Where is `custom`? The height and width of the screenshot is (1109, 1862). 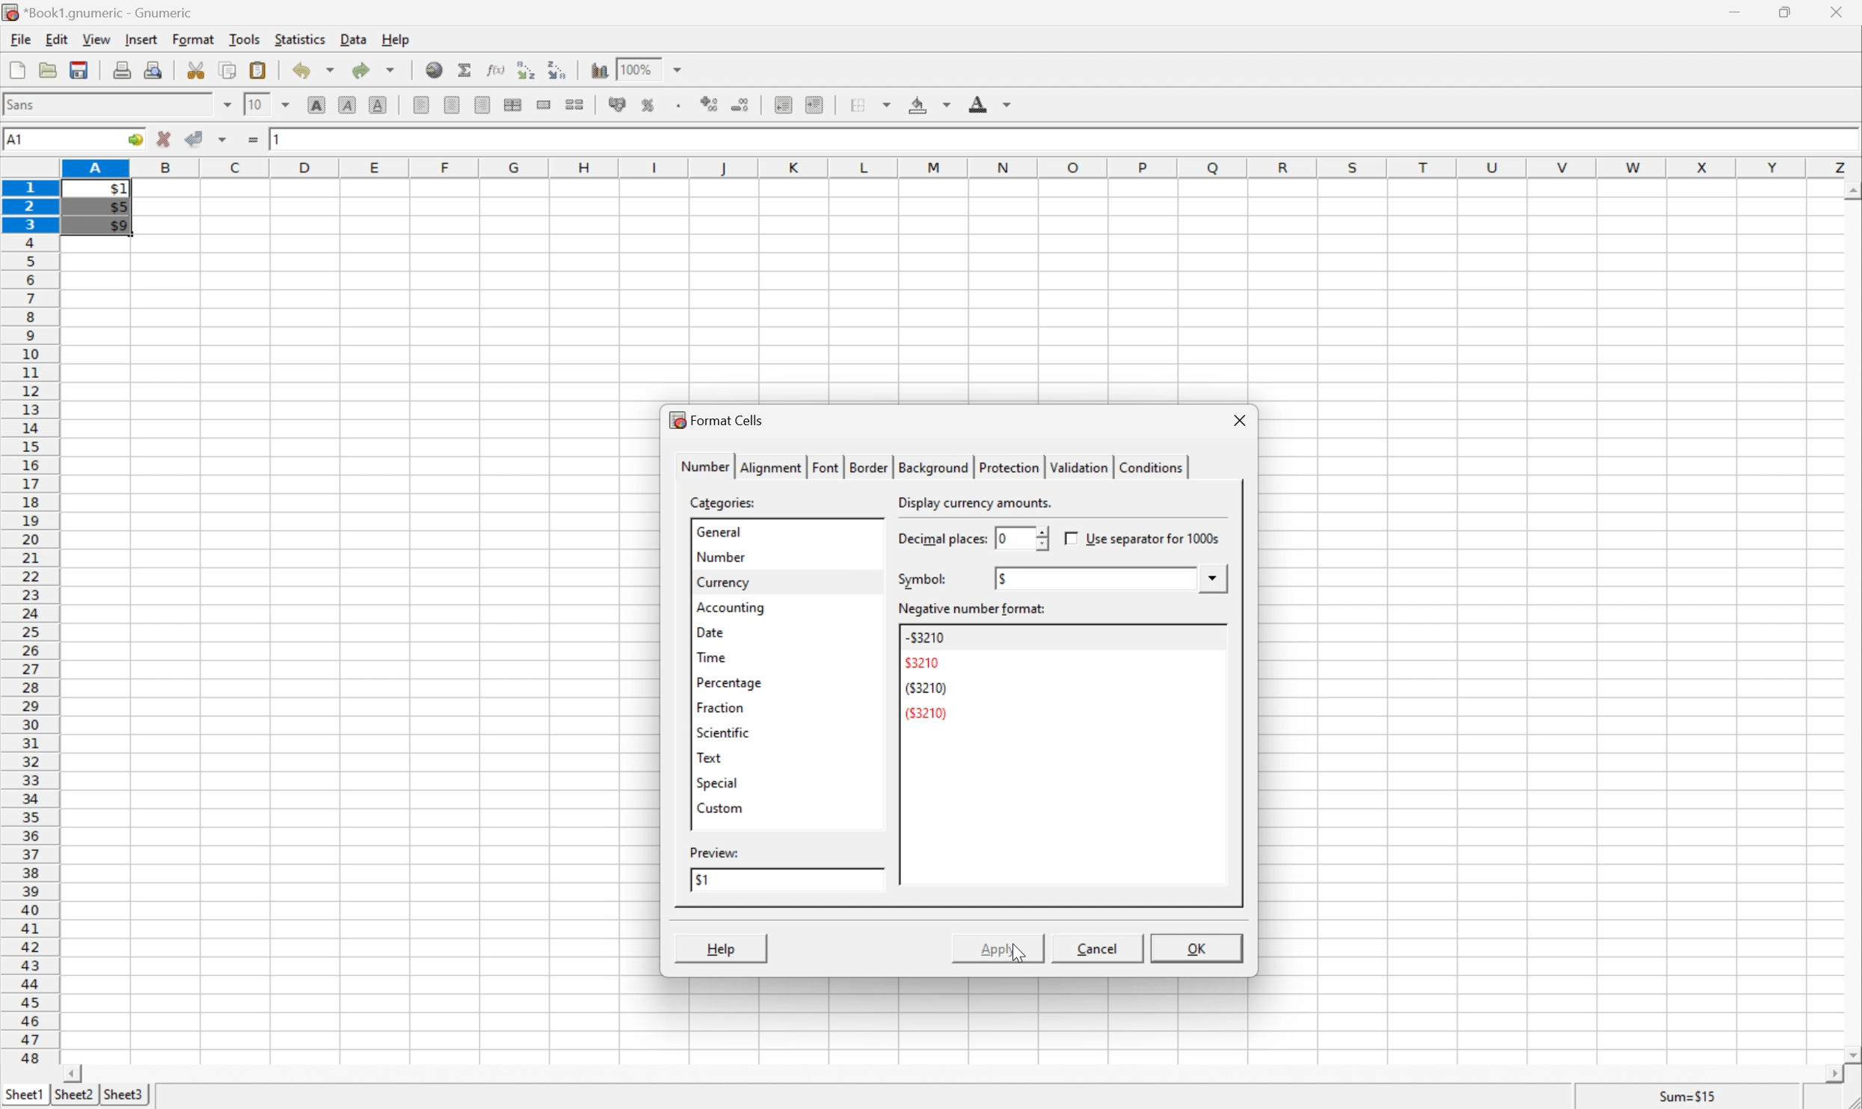
custom is located at coordinates (719, 806).